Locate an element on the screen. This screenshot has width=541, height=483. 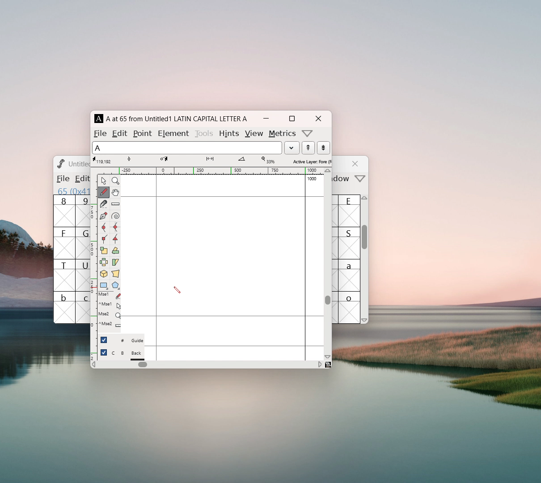
rectangle or ellipse is located at coordinates (104, 286).